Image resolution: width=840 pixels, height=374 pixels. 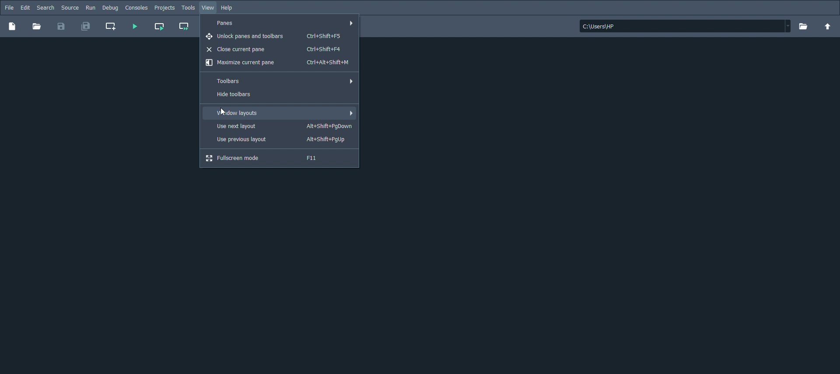 What do you see at coordinates (274, 49) in the screenshot?
I see `Close current pane` at bounding box center [274, 49].